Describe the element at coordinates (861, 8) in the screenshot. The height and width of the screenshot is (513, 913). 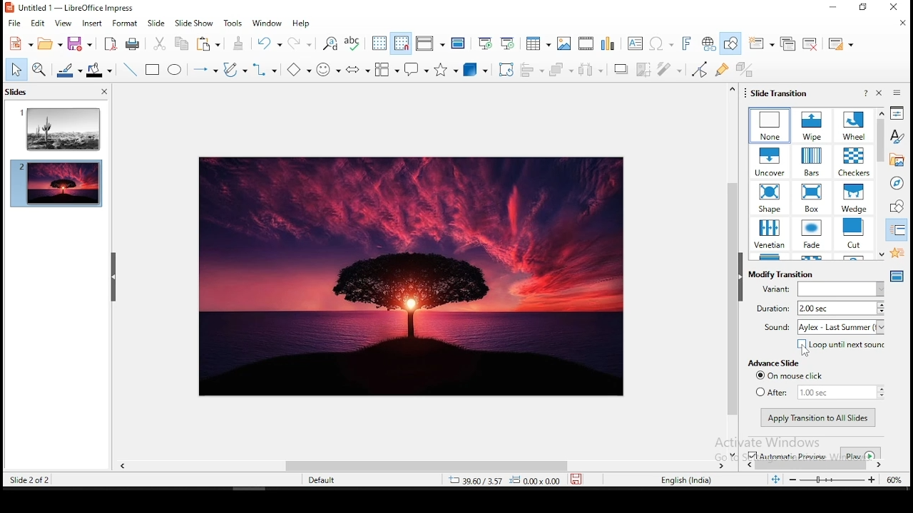
I see `restore` at that location.